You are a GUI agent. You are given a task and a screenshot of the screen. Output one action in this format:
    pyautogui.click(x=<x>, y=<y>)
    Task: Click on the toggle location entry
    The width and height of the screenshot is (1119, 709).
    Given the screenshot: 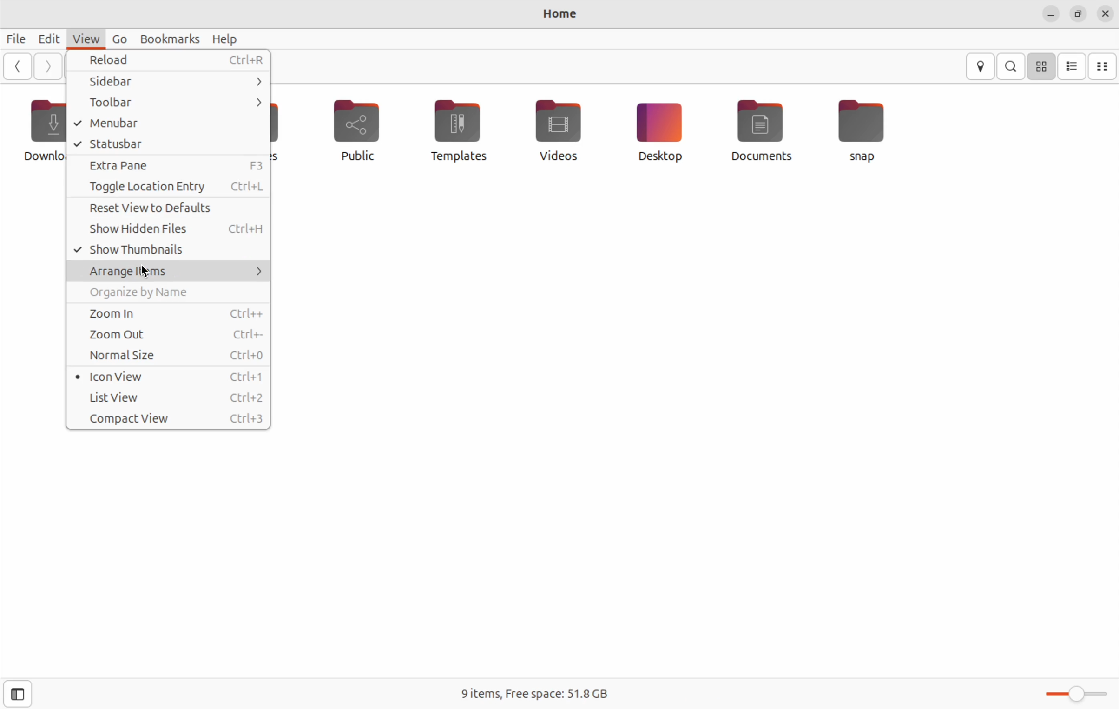 What is the action you would take?
    pyautogui.click(x=170, y=188)
    